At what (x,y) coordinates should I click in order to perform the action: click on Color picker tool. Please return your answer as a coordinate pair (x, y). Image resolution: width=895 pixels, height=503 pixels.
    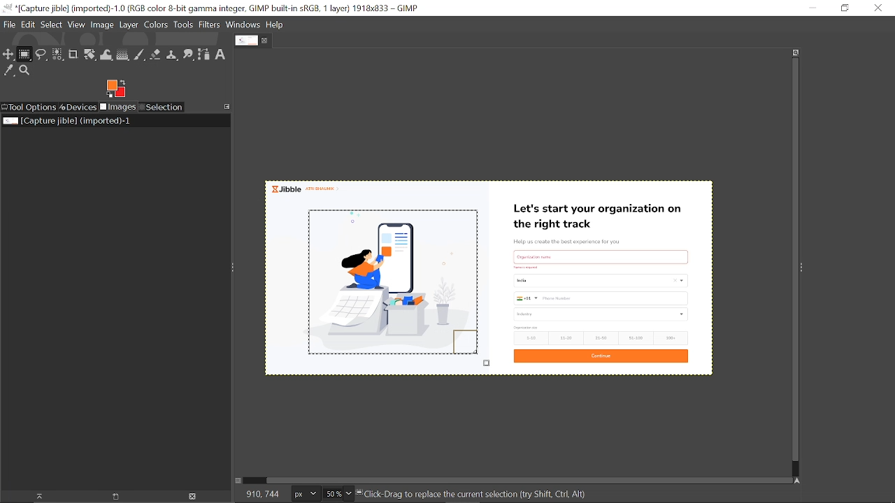
    Looking at the image, I should click on (9, 71).